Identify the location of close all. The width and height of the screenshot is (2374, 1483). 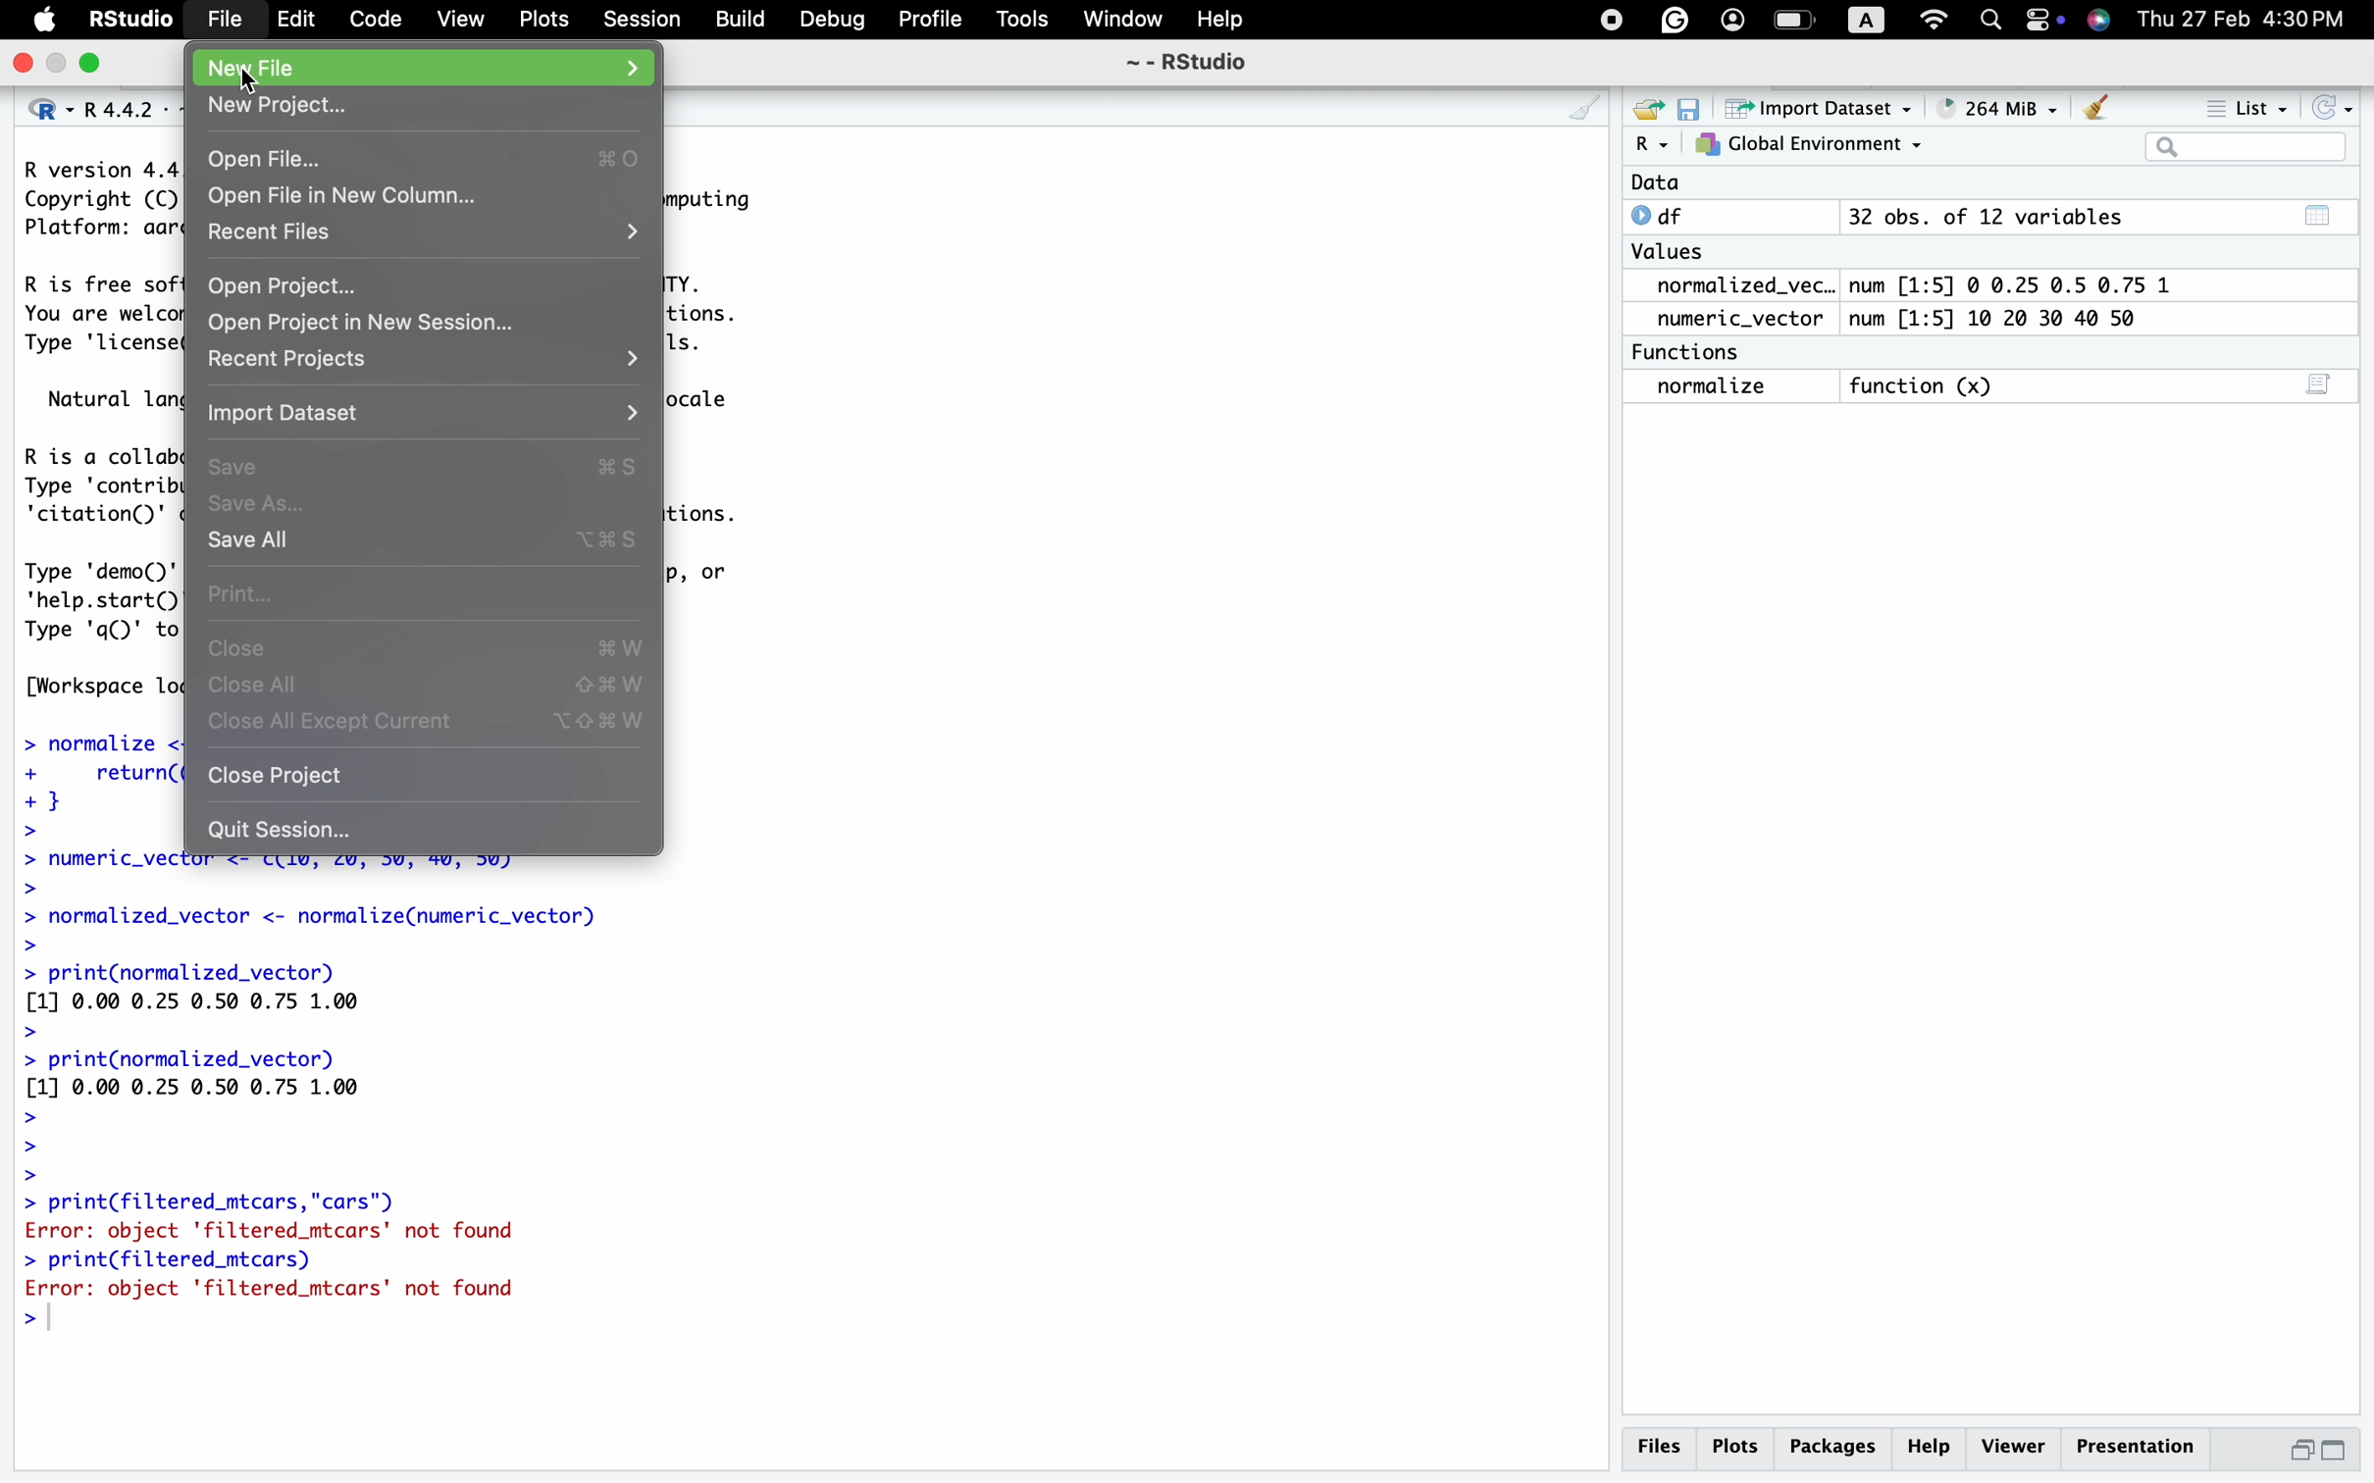
(433, 688).